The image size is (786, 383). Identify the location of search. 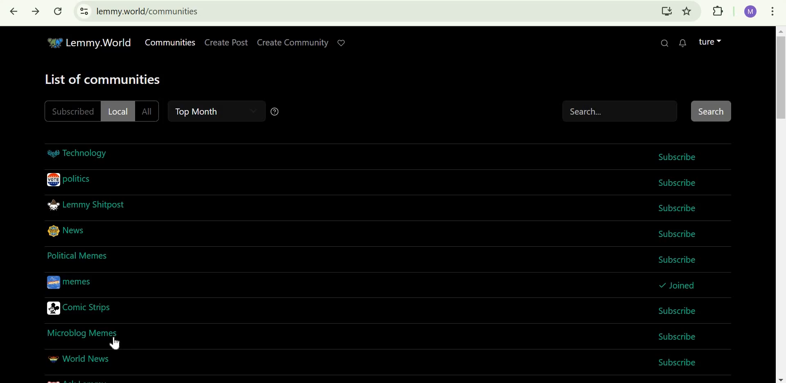
(663, 43).